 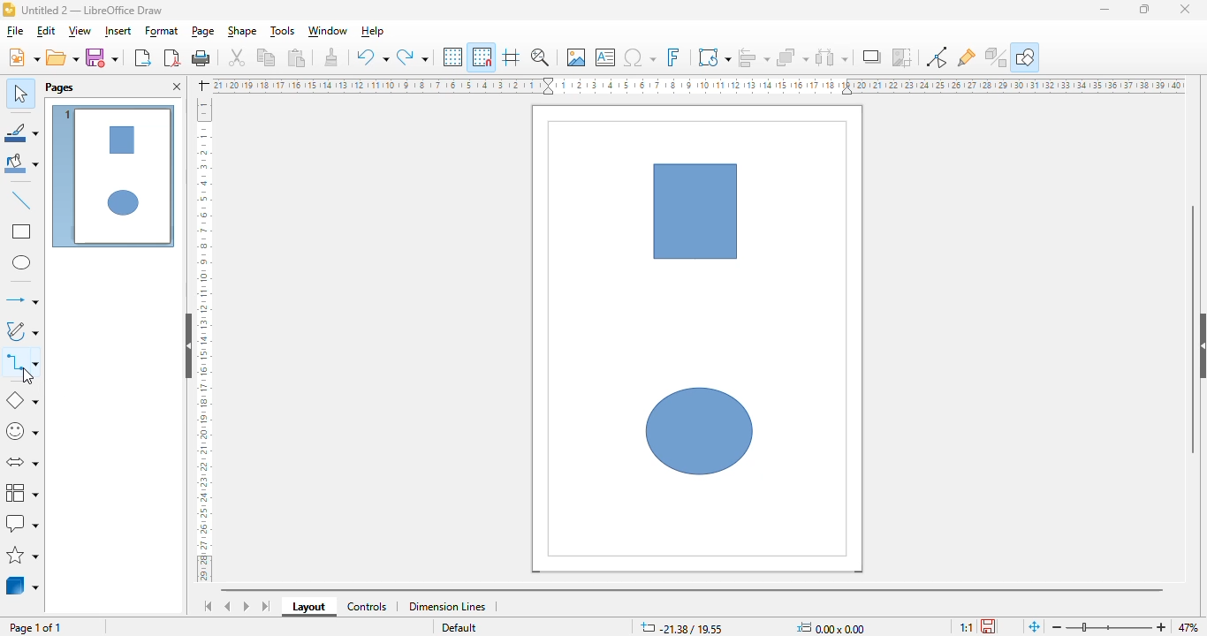 I want to click on view, so click(x=80, y=31).